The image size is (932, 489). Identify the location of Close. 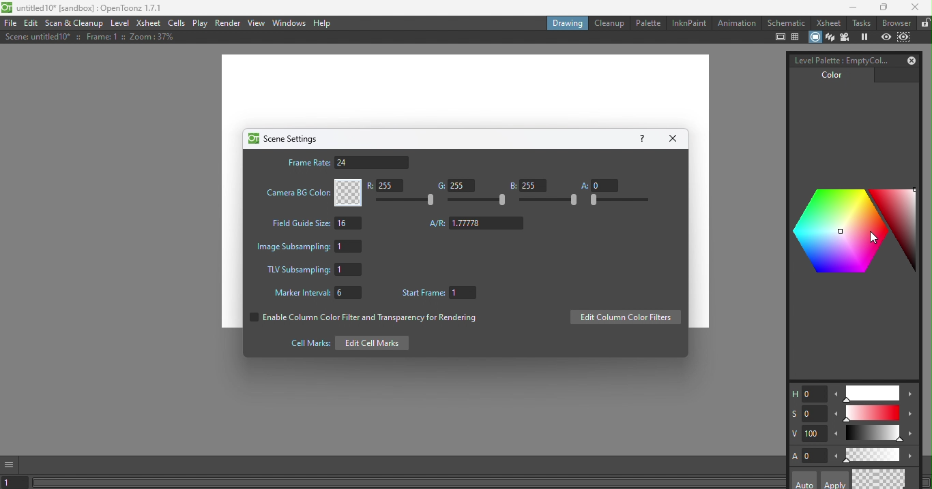
(675, 138).